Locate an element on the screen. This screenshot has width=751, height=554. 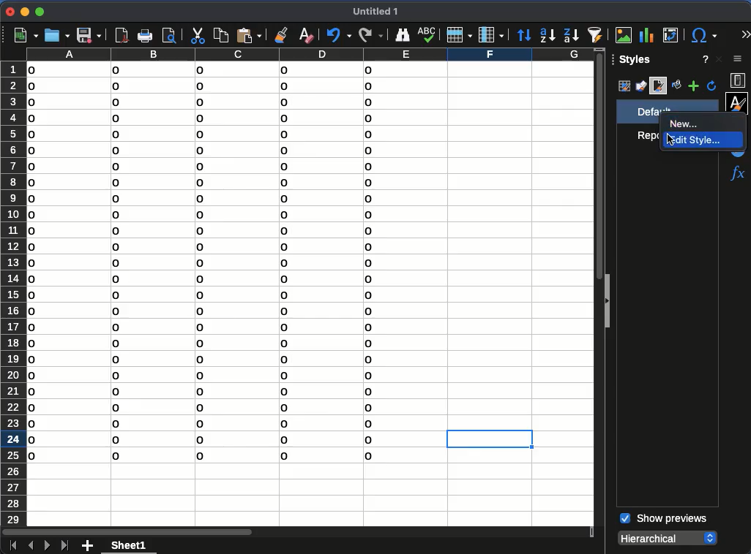
first sheet is located at coordinates (11, 544).